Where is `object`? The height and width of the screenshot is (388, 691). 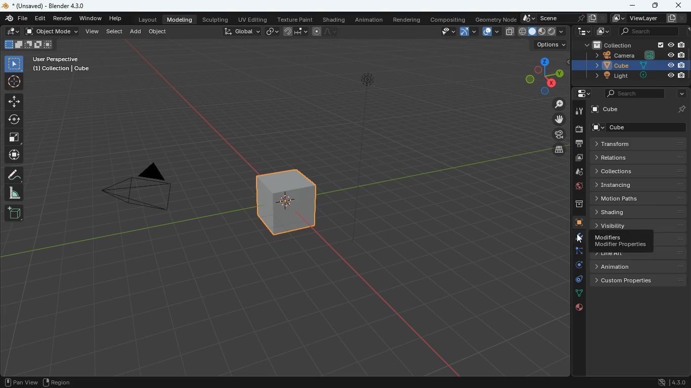 object is located at coordinates (158, 31).